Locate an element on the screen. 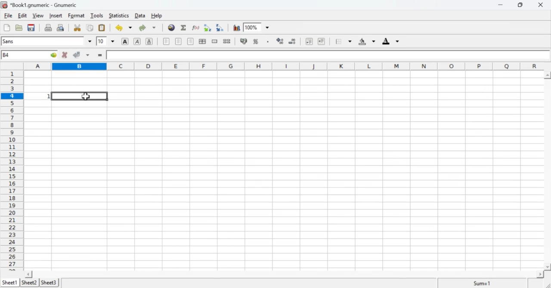 The height and width of the screenshot is (288, 551). Format the selection as accounting is located at coordinates (244, 41).